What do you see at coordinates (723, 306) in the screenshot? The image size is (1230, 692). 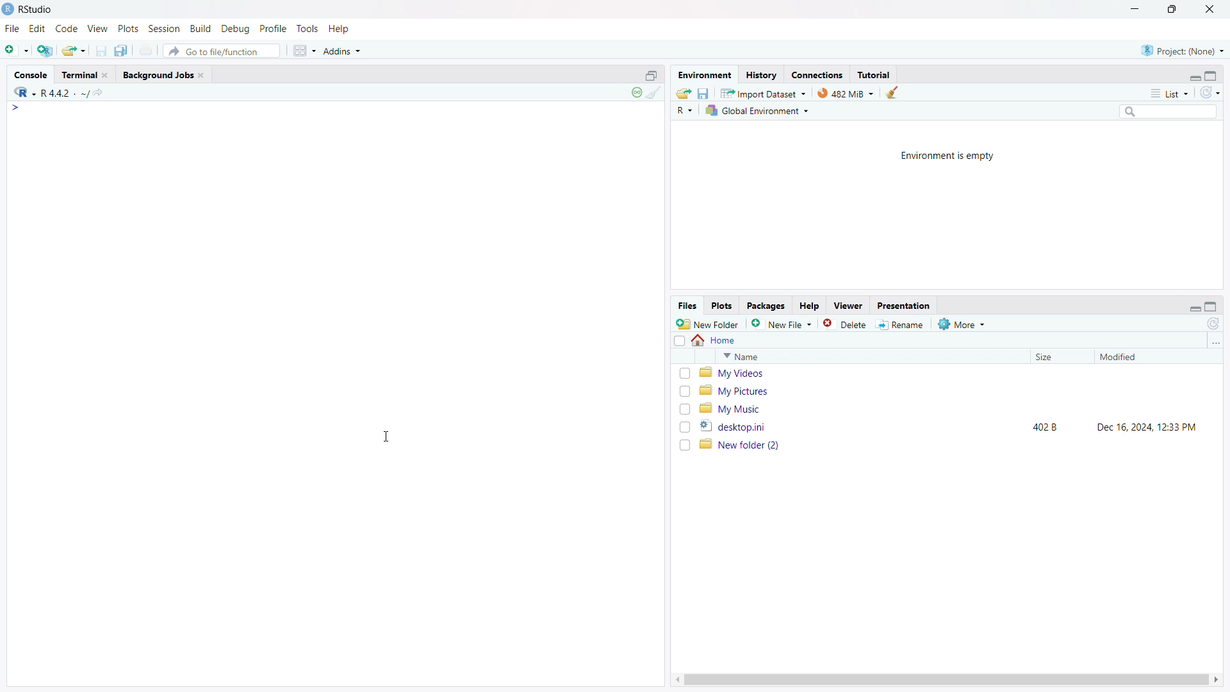 I see `plots` at bounding box center [723, 306].